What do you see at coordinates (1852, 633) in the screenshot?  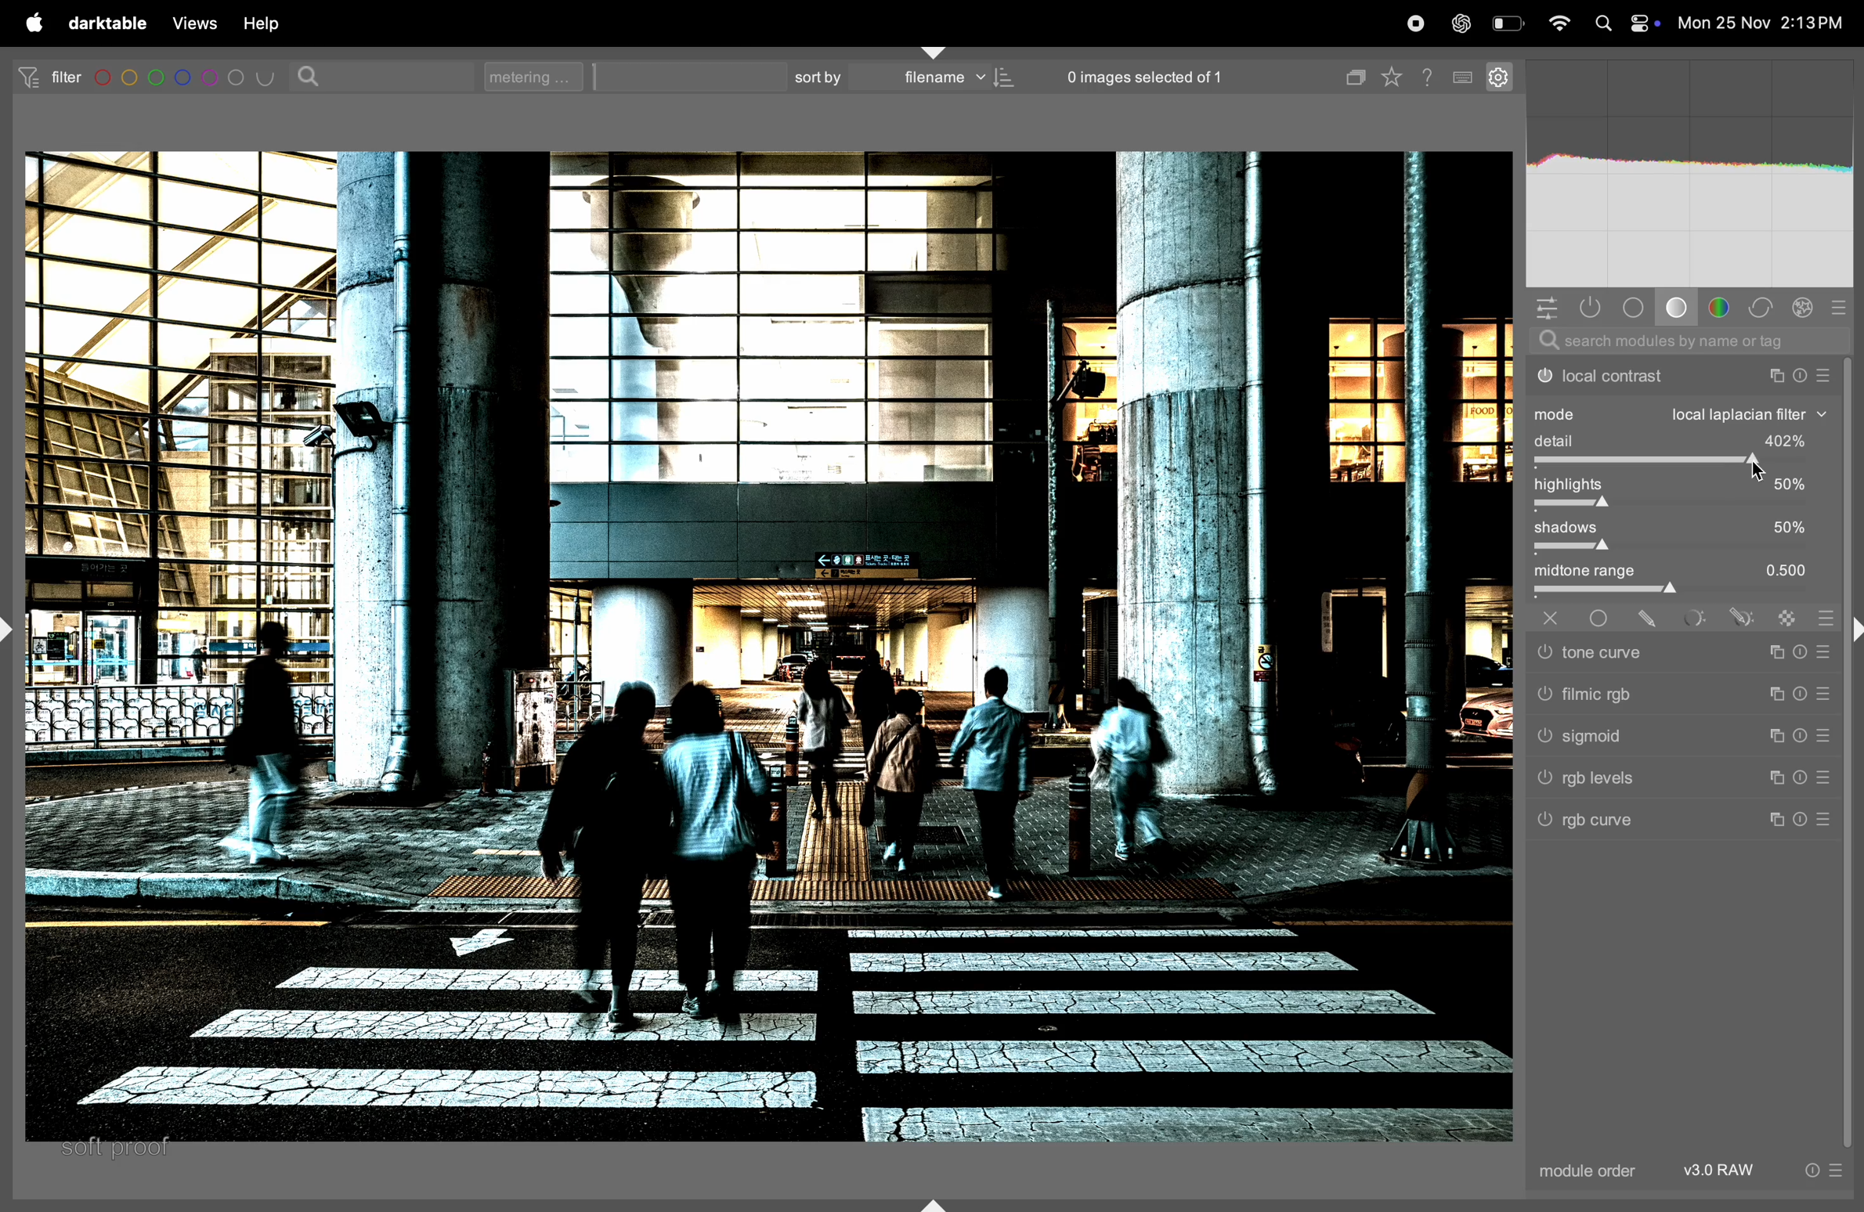 I see `shift+ctrl+r` at bounding box center [1852, 633].